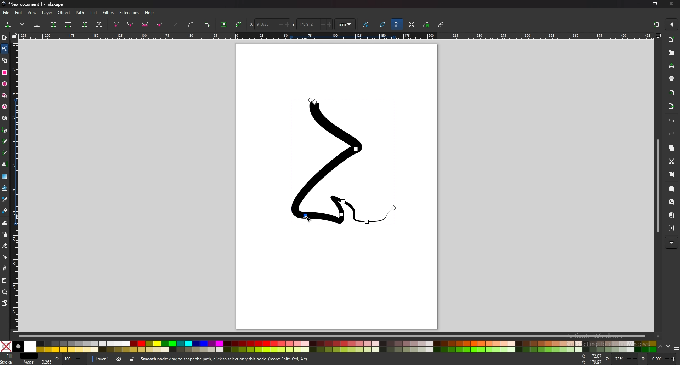 This screenshot has width=680, height=365. I want to click on new, so click(671, 40).